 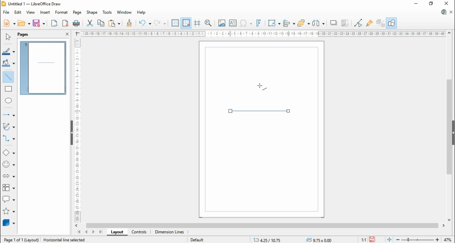 I want to click on lines and arrows, so click(x=8, y=115).